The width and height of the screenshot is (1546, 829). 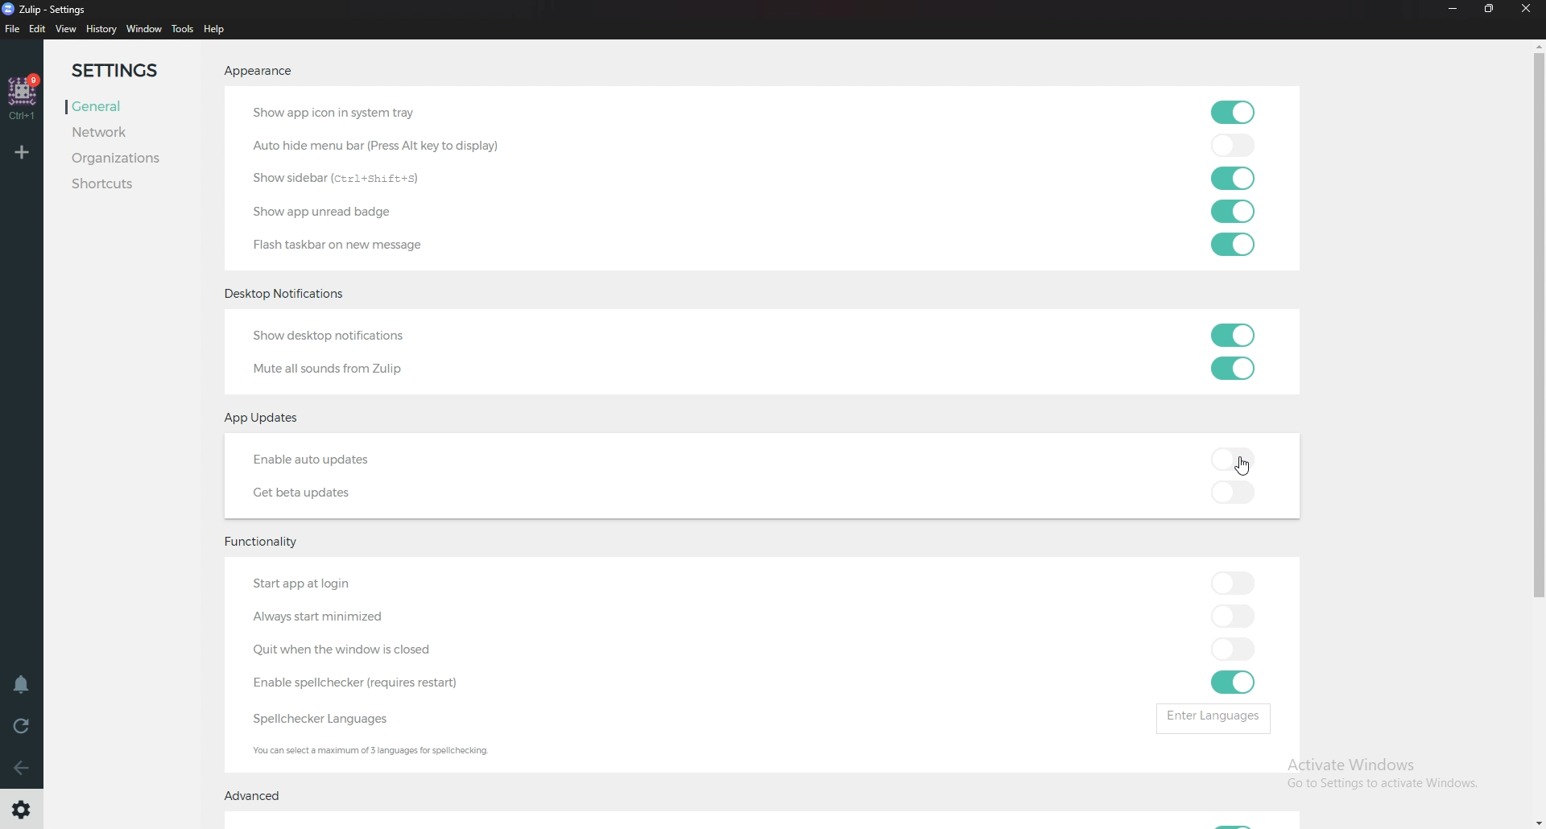 What do you see at coordinates (340, 110) in the screenshot?
I see `Show app icon in system tray` at bounding box center [340, 110].